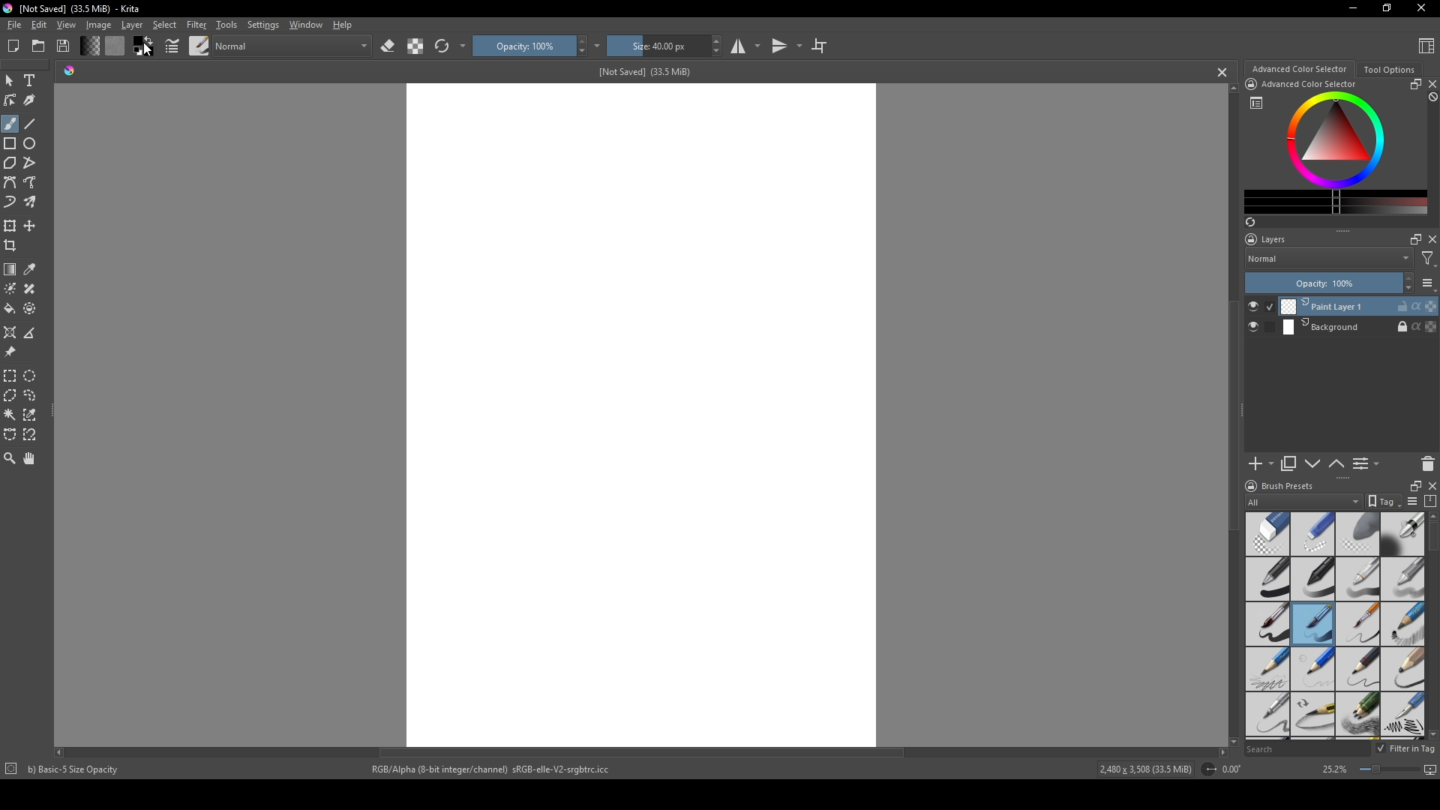 This screenshot has height=810, width=1440. What do you see at coordinates (1389, 70) in the screenshot?
I see `Tool Options` at bounding box center [1389, 70].